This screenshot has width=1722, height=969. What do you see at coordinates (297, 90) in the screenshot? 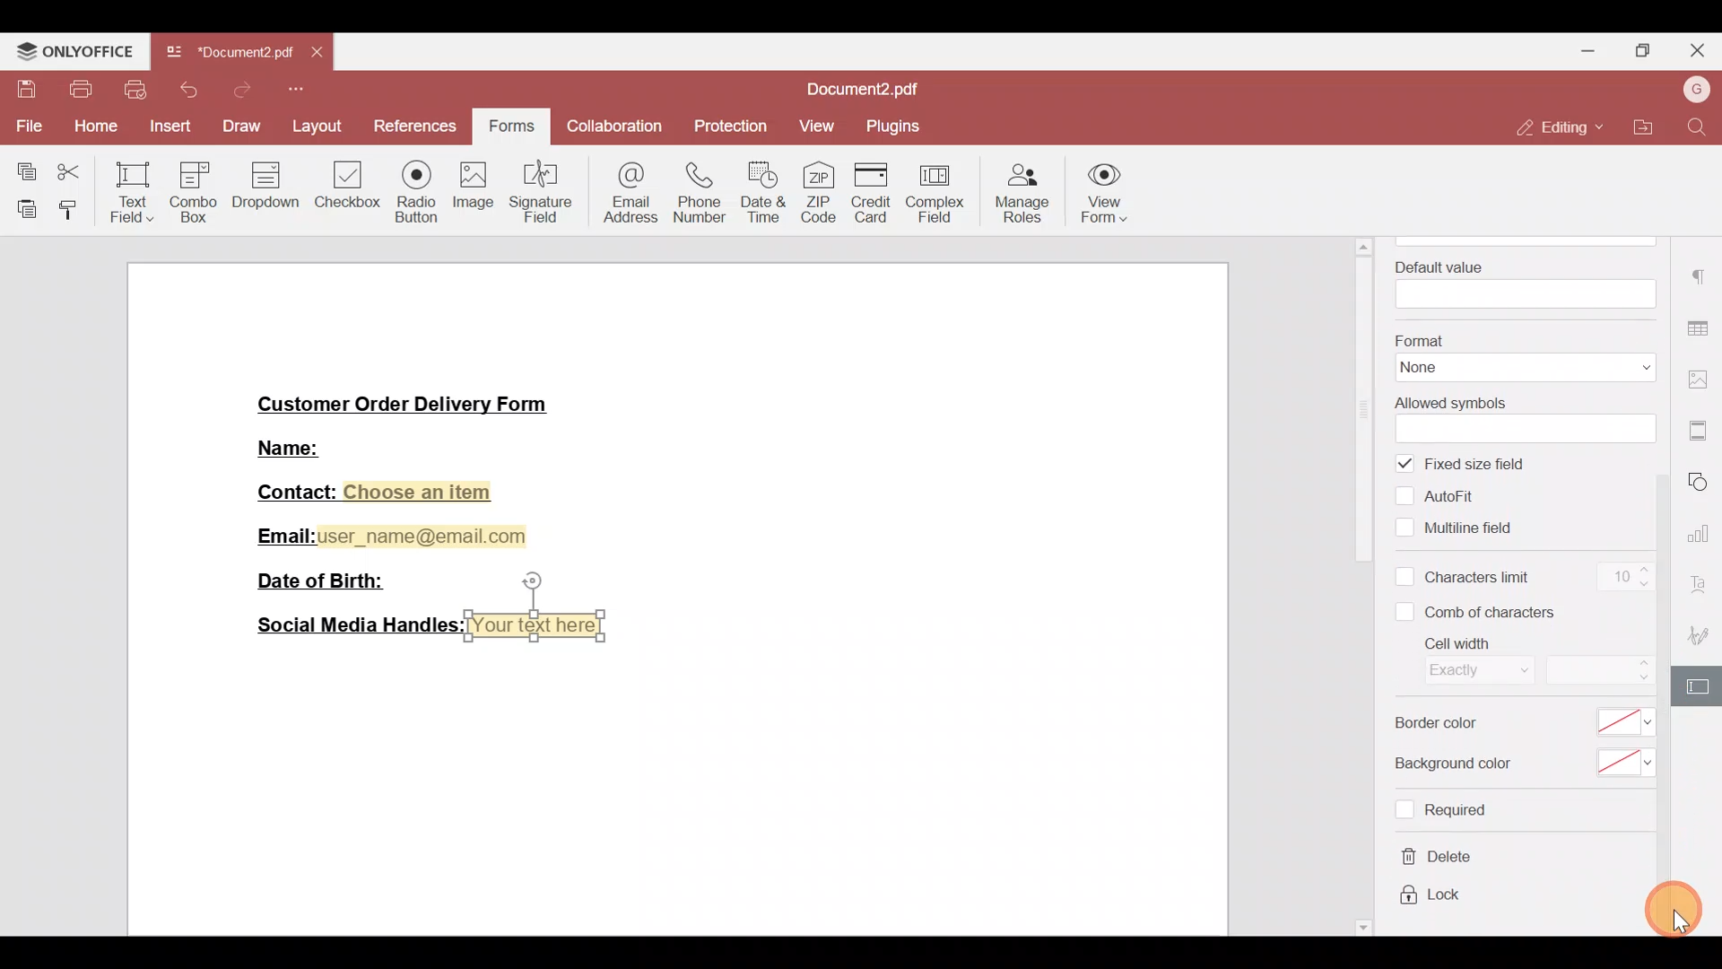
I see `Customize quick access toolbar` at bounding box center [297, 90].